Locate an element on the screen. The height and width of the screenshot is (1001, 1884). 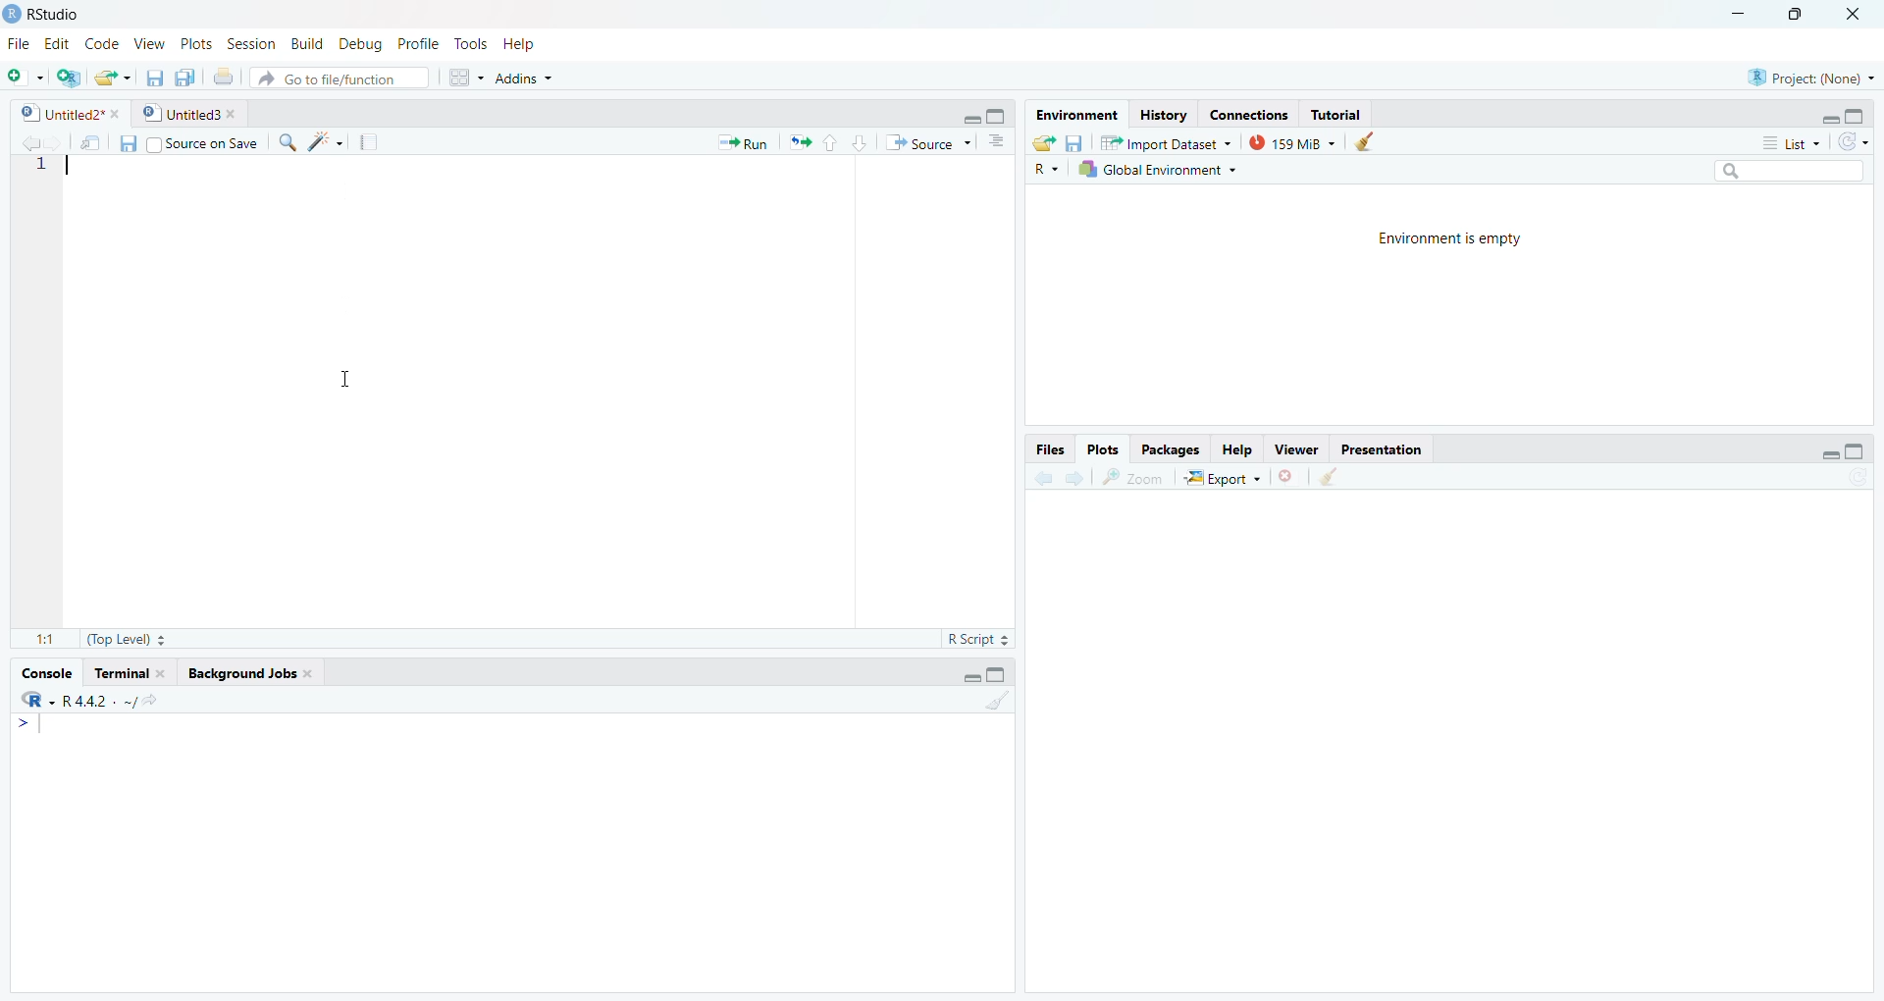
1 is located at coordinates (43, 165).